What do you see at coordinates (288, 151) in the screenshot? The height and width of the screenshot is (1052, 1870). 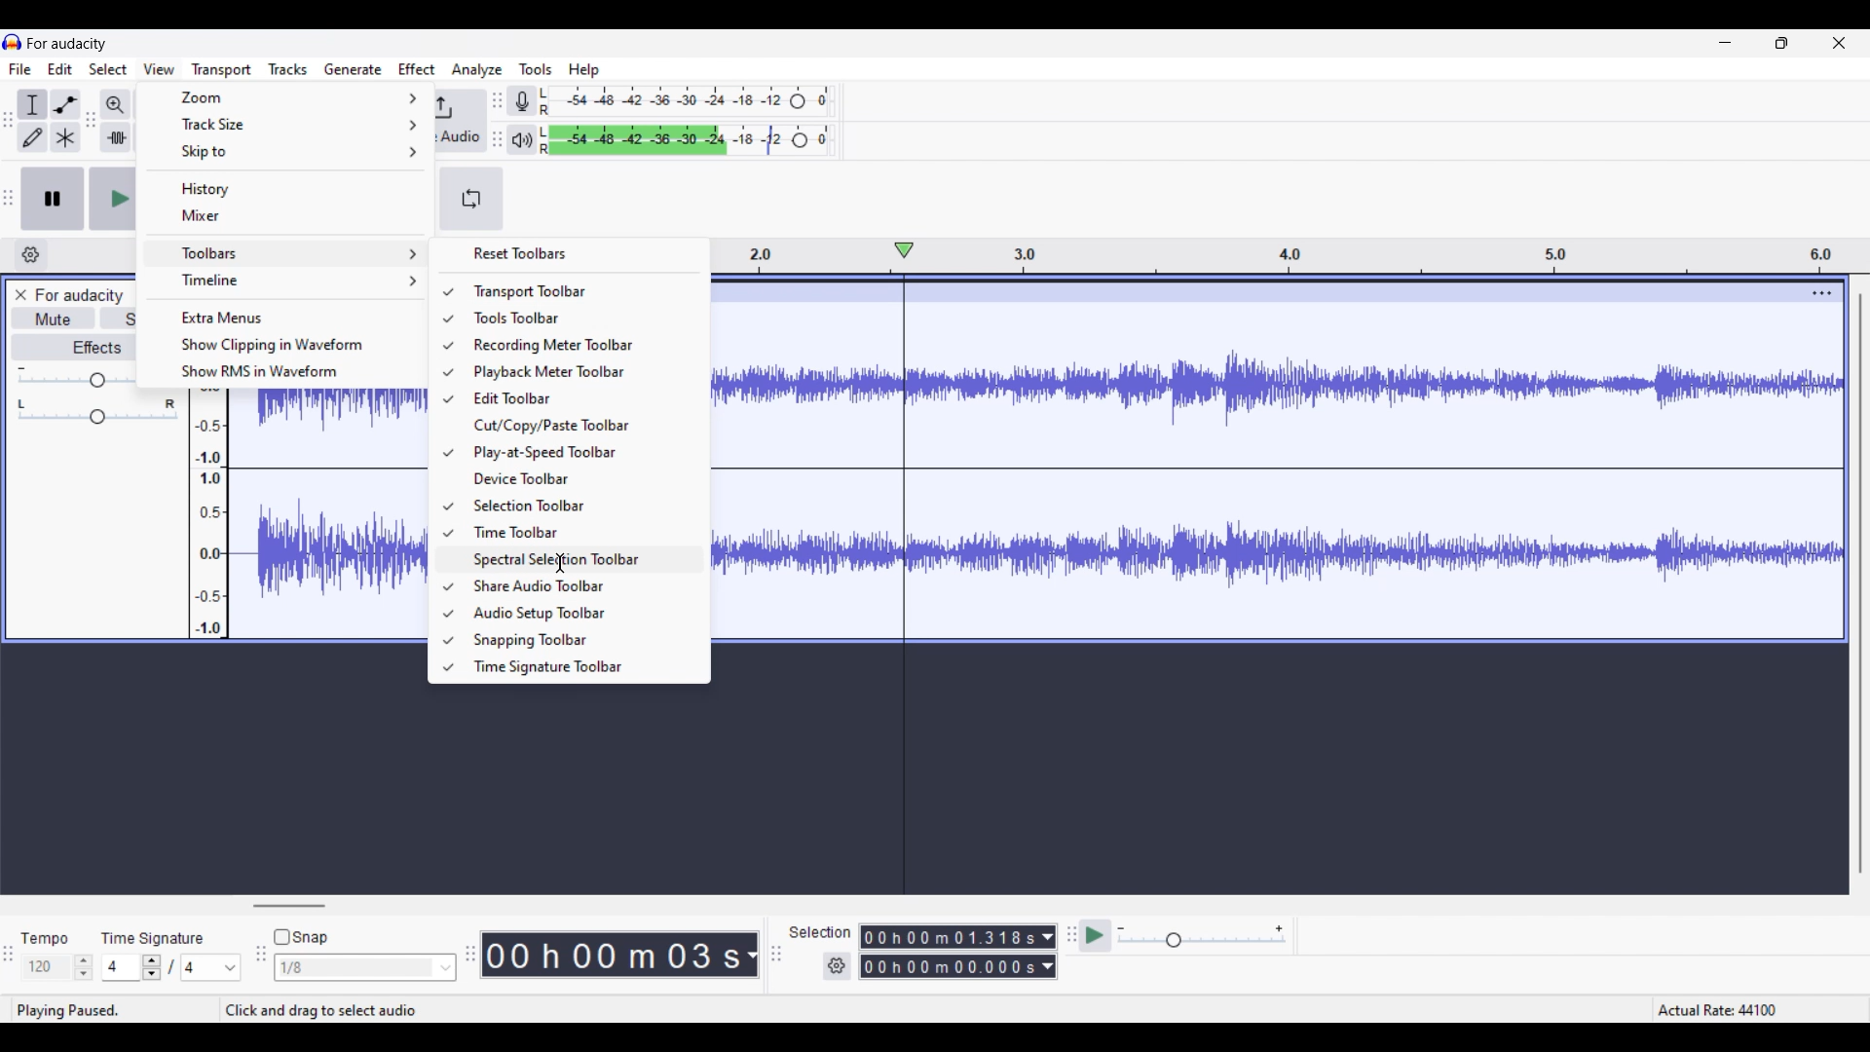 I see `Skip to options` at bounding box center [288, 151].